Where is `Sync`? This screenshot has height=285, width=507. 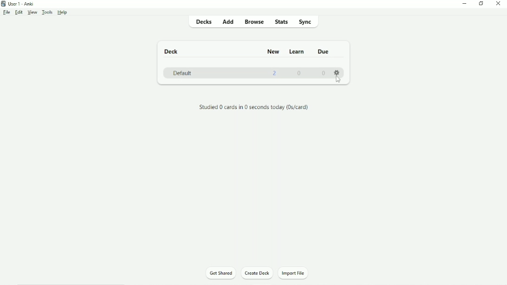
Sync is located at coordinates (305, 21).